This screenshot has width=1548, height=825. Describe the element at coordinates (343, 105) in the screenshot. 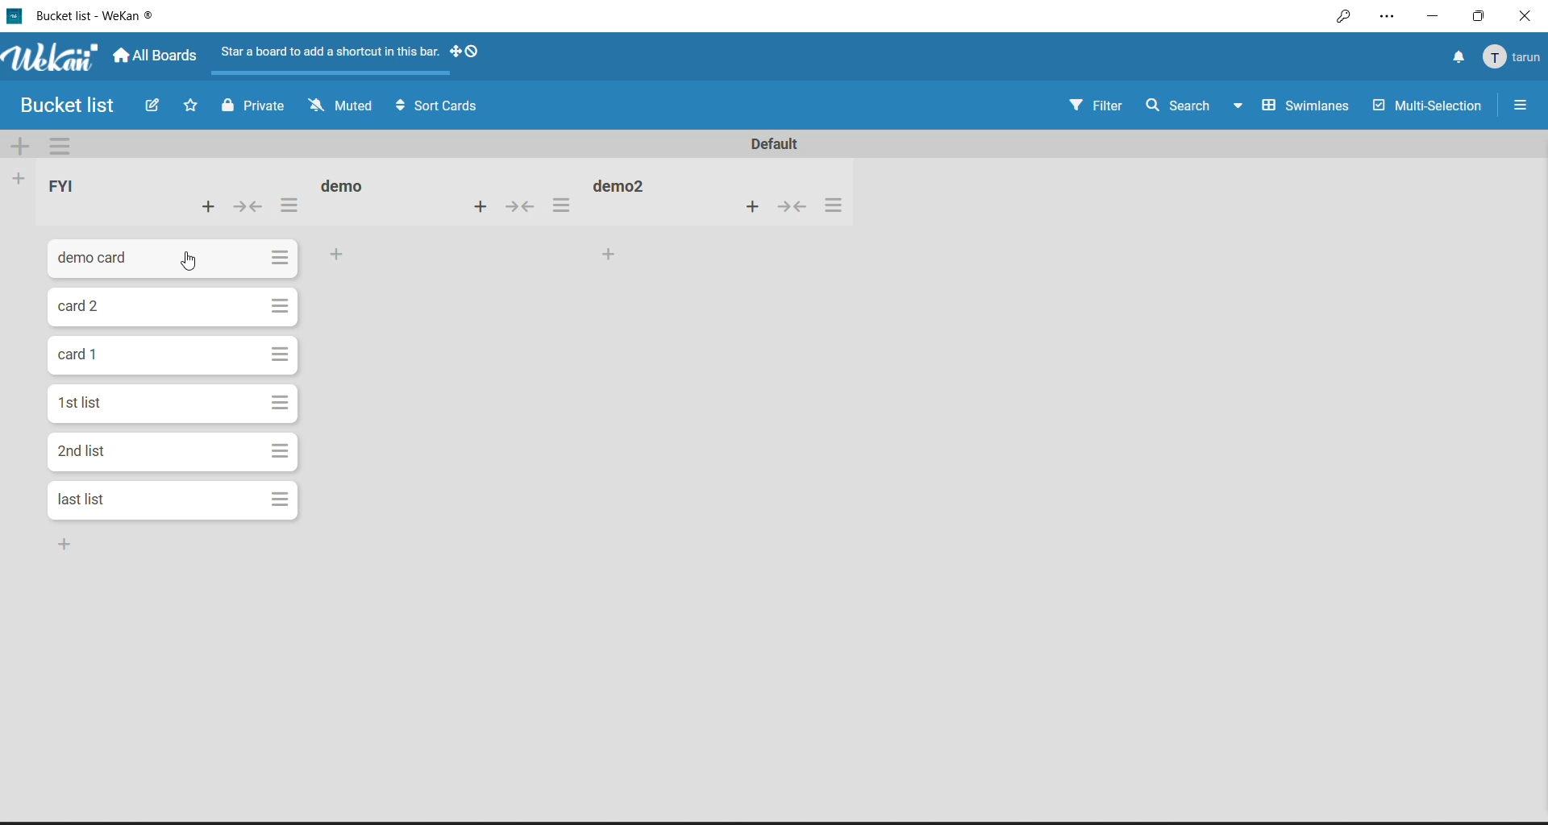

I see `muted` at that location.